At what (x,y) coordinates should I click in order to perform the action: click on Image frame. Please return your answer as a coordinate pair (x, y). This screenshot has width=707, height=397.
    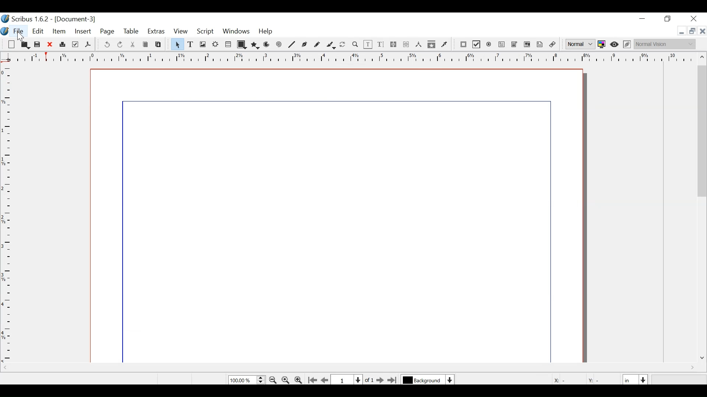
    Looking at the image, I should click on (202, 44).